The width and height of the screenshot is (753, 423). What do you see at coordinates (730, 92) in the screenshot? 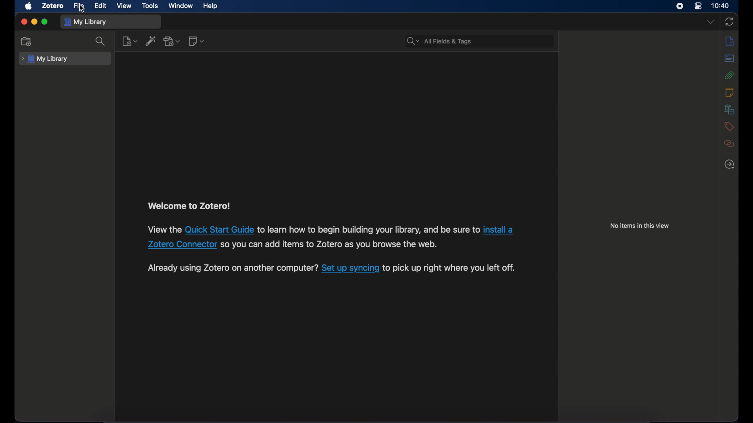
I see `notes` at bounding box center [730, 92].